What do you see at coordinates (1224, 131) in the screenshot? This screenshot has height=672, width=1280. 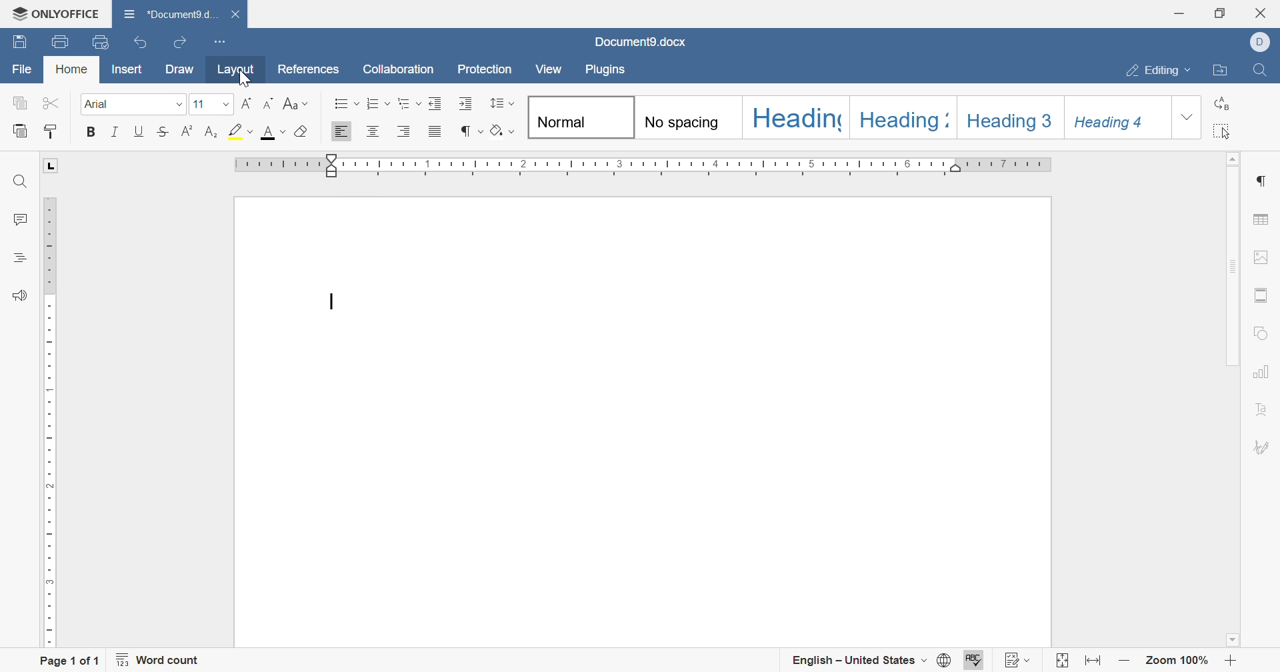 I see `select all` at bounding box center [1224, 131].